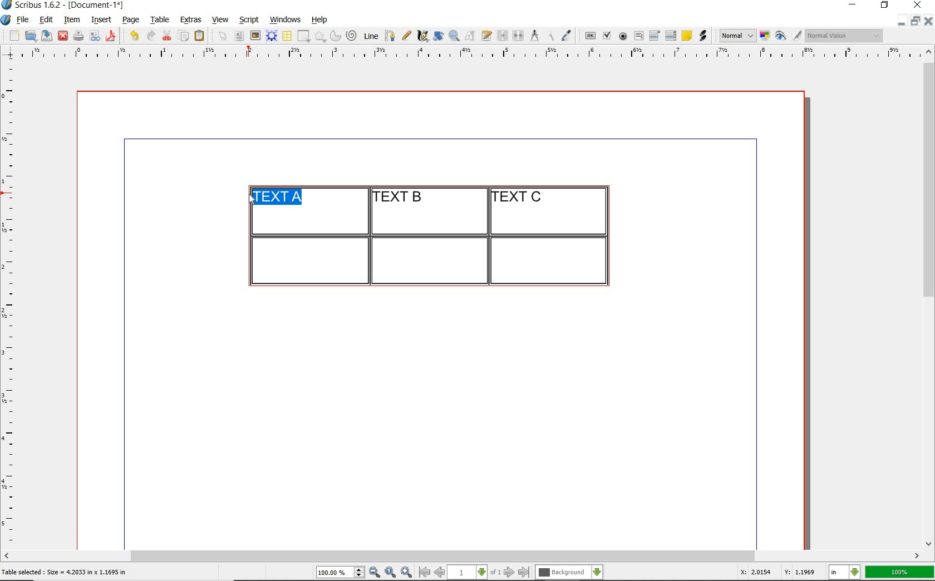  What do you see at coordinates (112, 36) in the screenshot?
I see `save as pdf` at bounding box center [112, 36].